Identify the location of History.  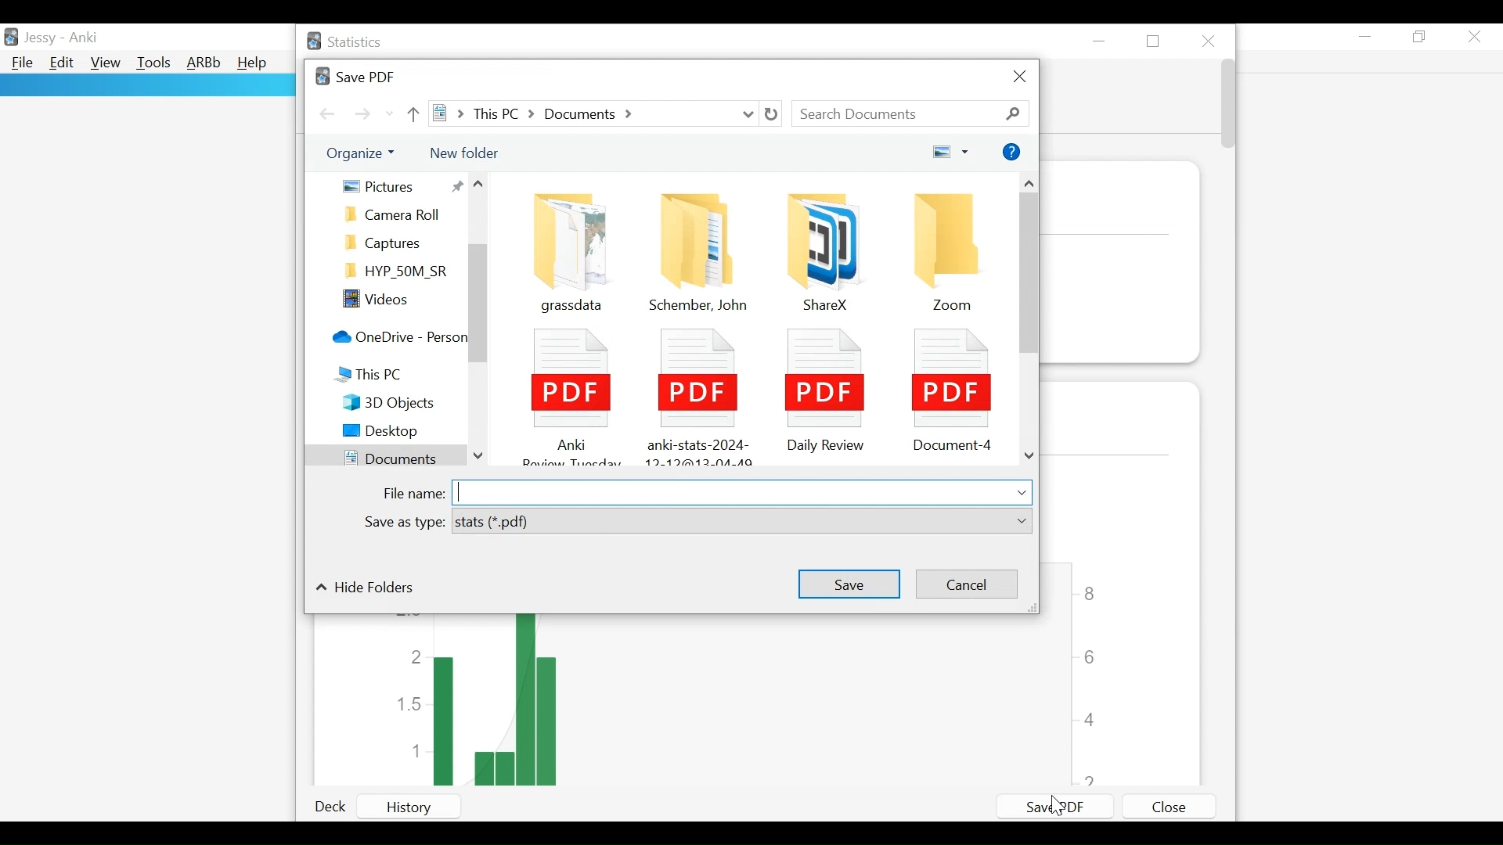
(424, 807).